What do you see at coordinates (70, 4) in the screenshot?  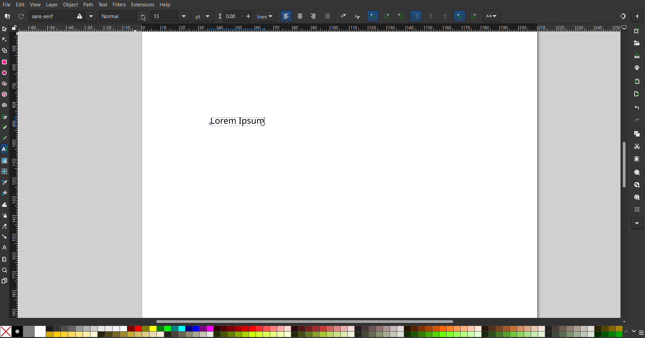 I see `Object` at bounding box center [70, 4].